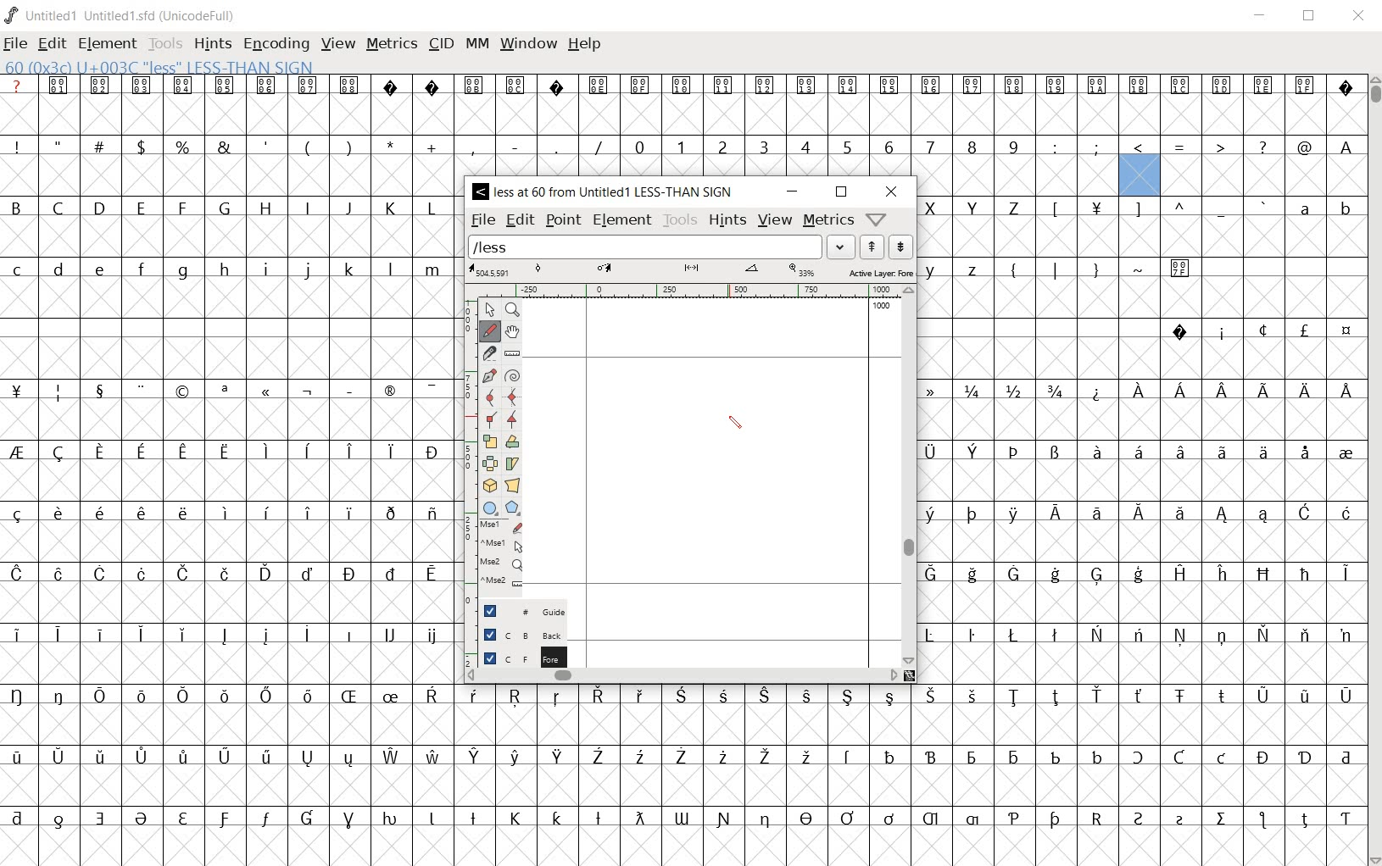  I want to click on fractions , so click(1000, 388).